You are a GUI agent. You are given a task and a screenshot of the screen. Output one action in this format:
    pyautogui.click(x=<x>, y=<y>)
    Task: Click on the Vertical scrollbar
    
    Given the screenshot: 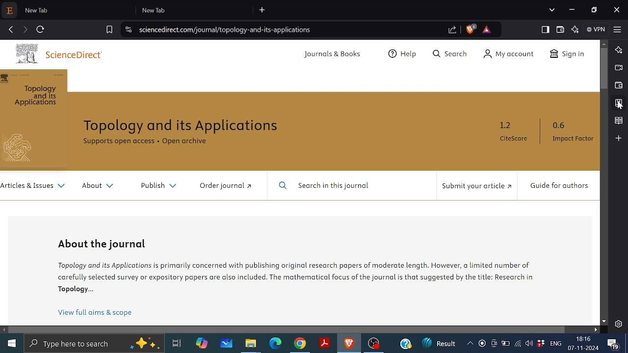 What is the action you would take?
    pyautogui.click(x=604, y=69)
    